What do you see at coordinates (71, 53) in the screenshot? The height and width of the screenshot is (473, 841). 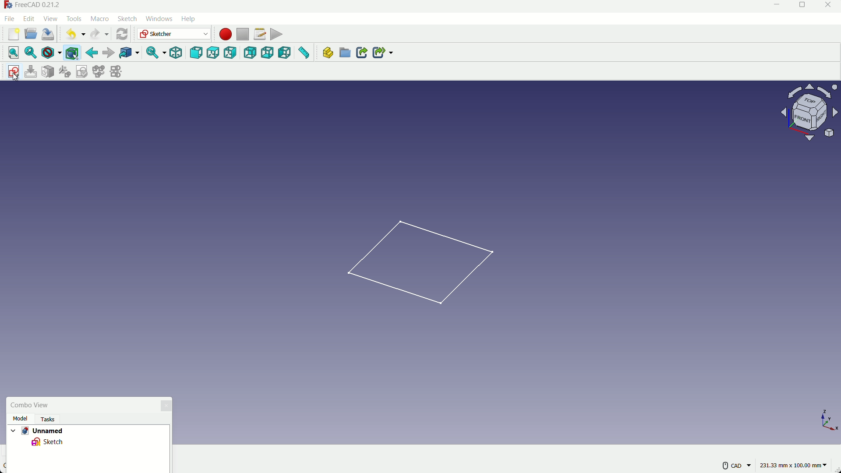 I see `bounding box` at bounding box center [71, 53].